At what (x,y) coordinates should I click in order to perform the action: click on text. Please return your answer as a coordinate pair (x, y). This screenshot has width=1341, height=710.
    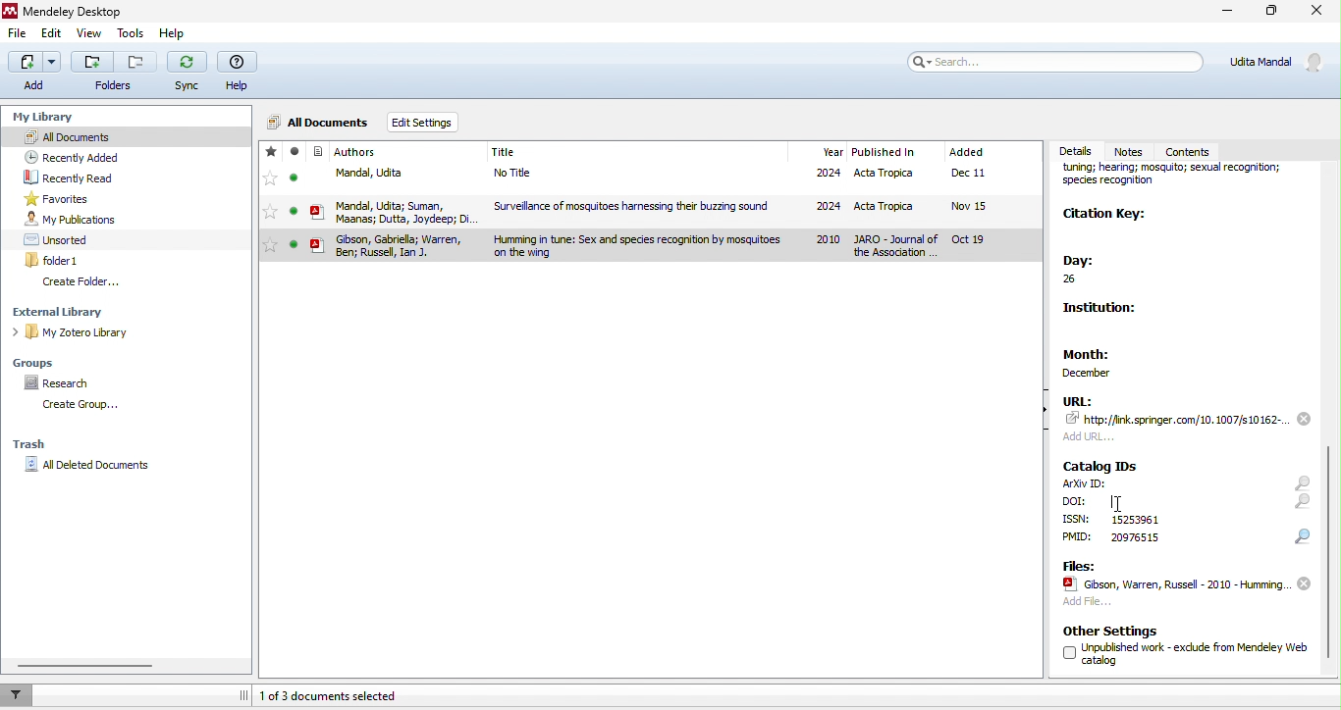
    Looking at the image, I should click on (1076, 501).